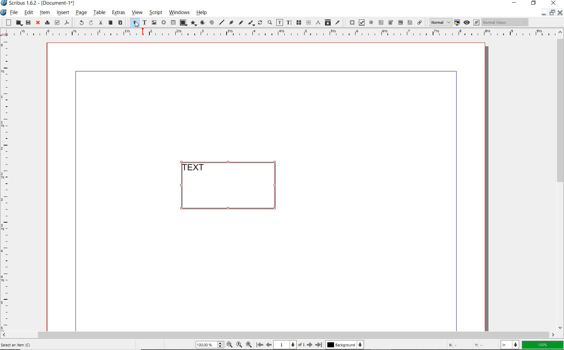 The width and height of the screenshot is (564, 350). What do you see at coordinates (47, 23) in the screenshot?
I see `print` at bounding box center [47, 23].